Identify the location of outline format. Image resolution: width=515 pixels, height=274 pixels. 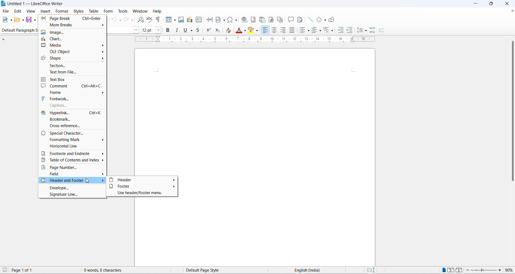
(328, 31).